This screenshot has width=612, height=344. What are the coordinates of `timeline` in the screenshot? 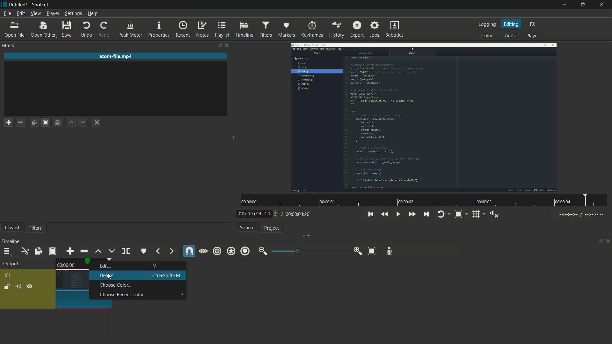 It's located at (12, 241).